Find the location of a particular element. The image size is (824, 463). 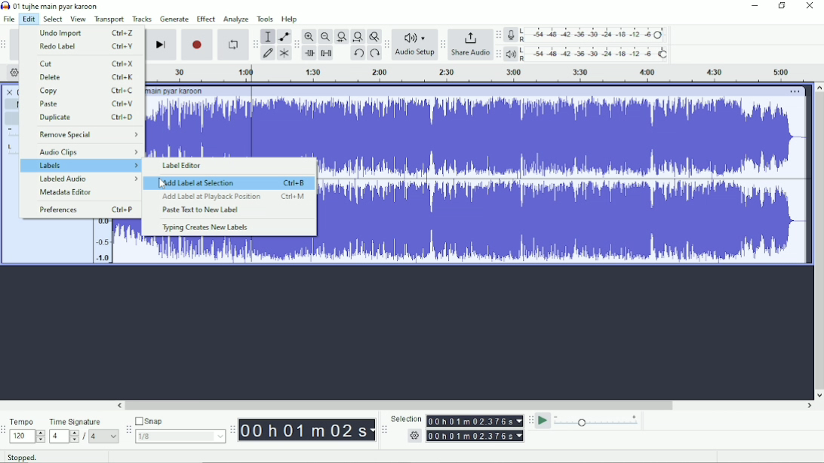

Undo Import is located at coordinates (85, 32).